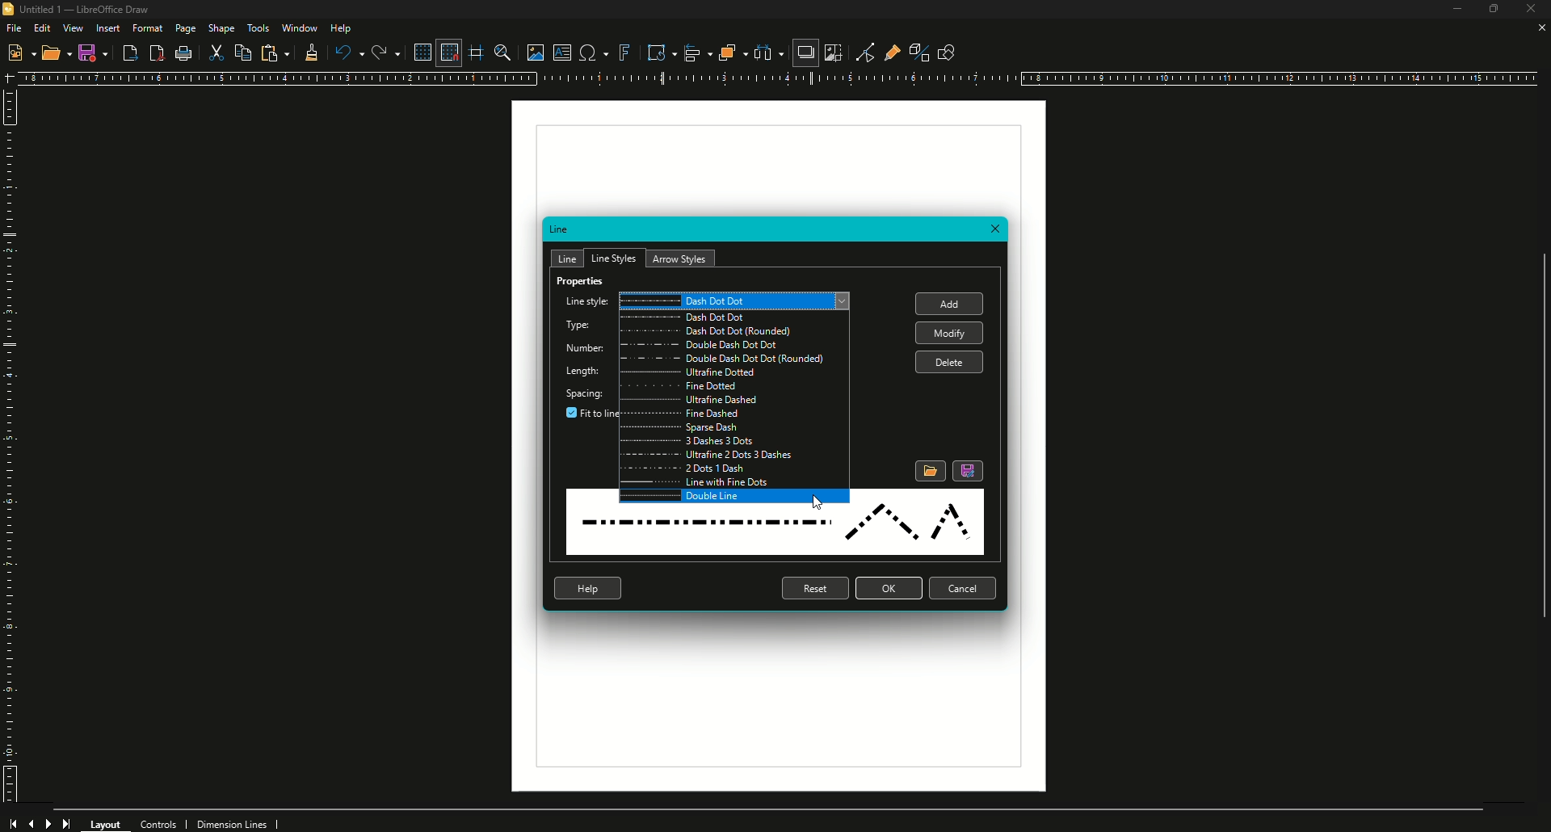 Image resolution: width=1551 pixels, height=832 pixels. I want to click on Cancel, so click(965, 590).